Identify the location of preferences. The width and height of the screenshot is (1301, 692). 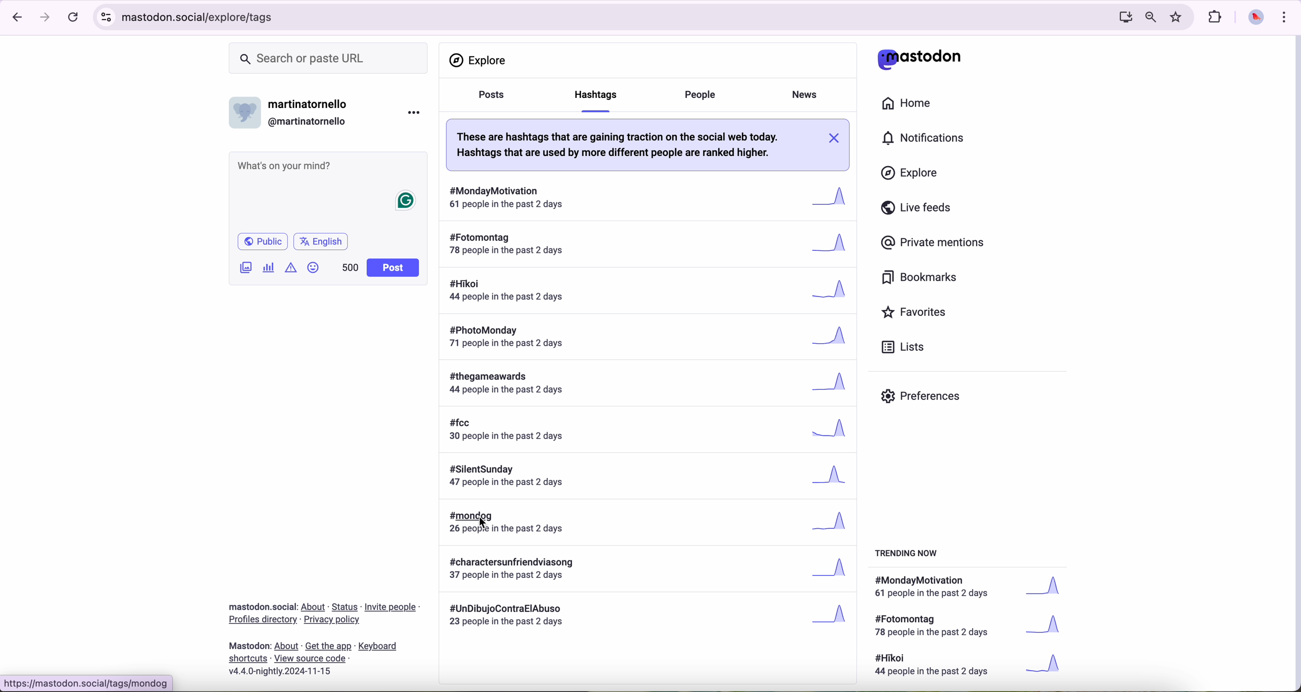
(922, 397).